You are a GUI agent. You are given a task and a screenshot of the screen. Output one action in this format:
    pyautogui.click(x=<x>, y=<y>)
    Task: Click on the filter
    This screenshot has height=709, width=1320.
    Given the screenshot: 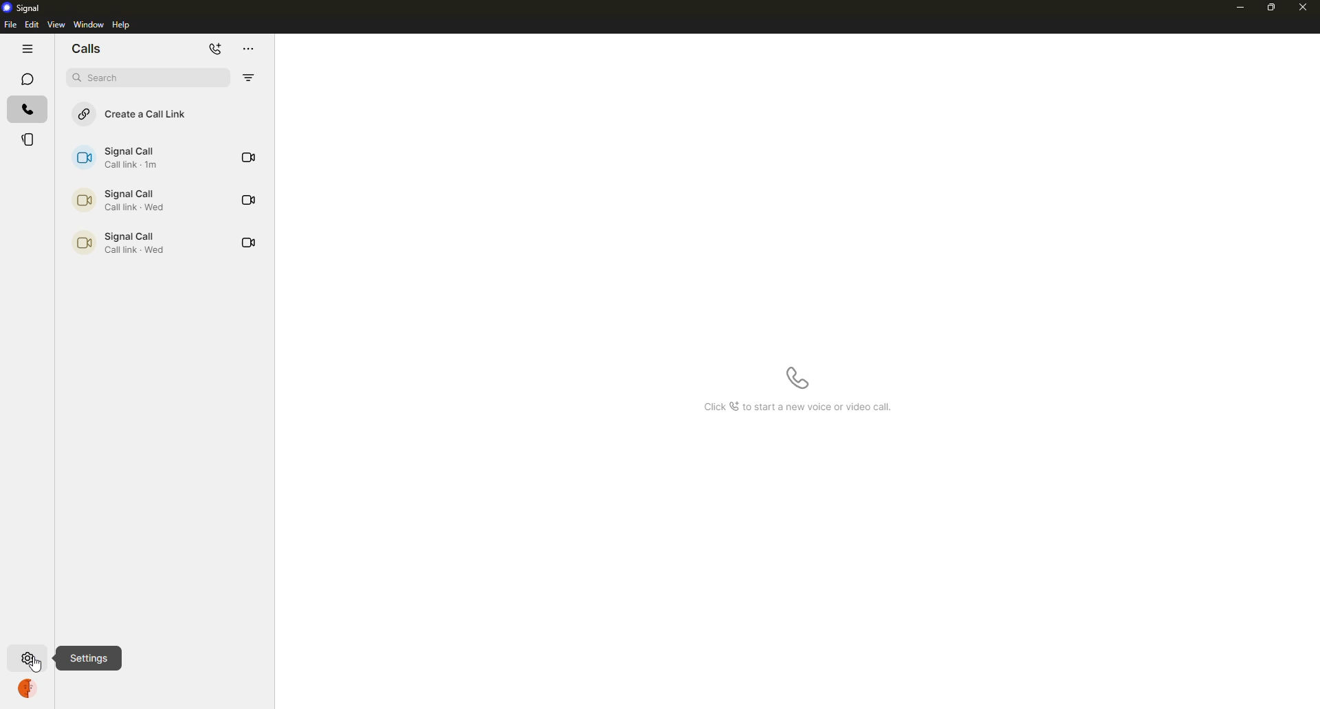 What is the action you would take?
    pyautogui.click(x=247, y=78)
    